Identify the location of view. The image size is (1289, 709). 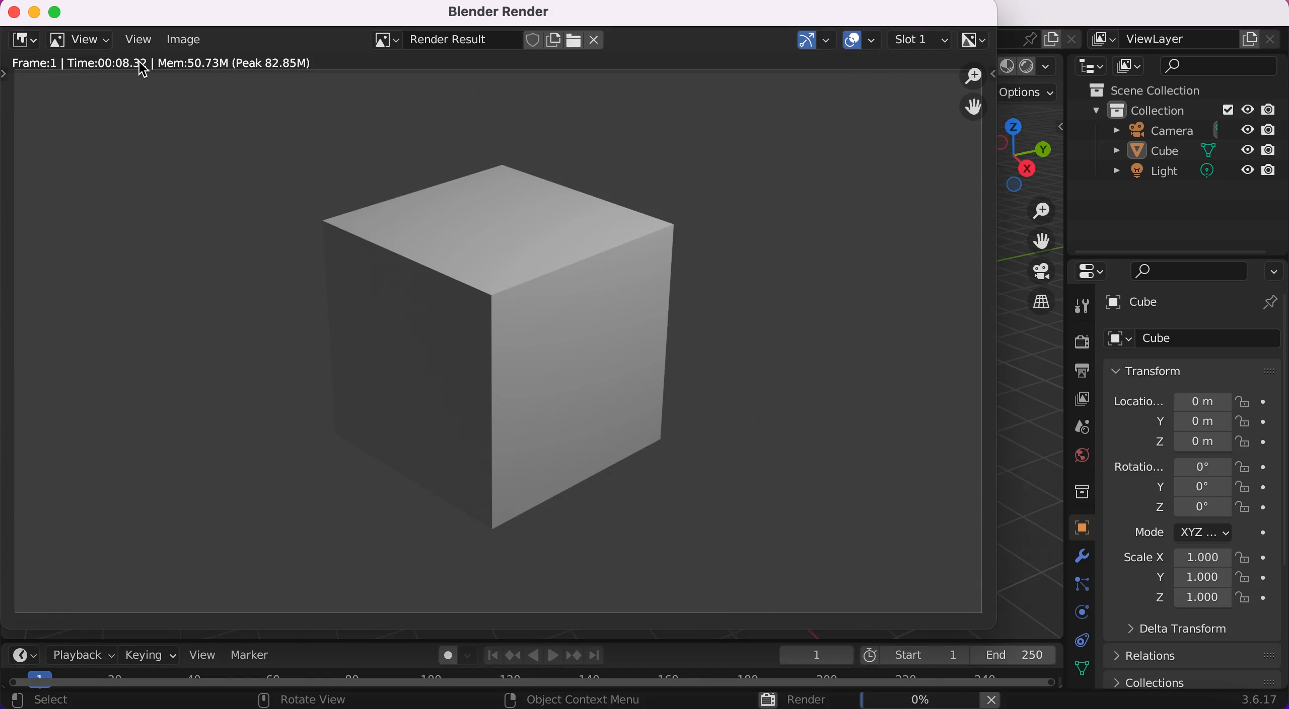
(136, 39).